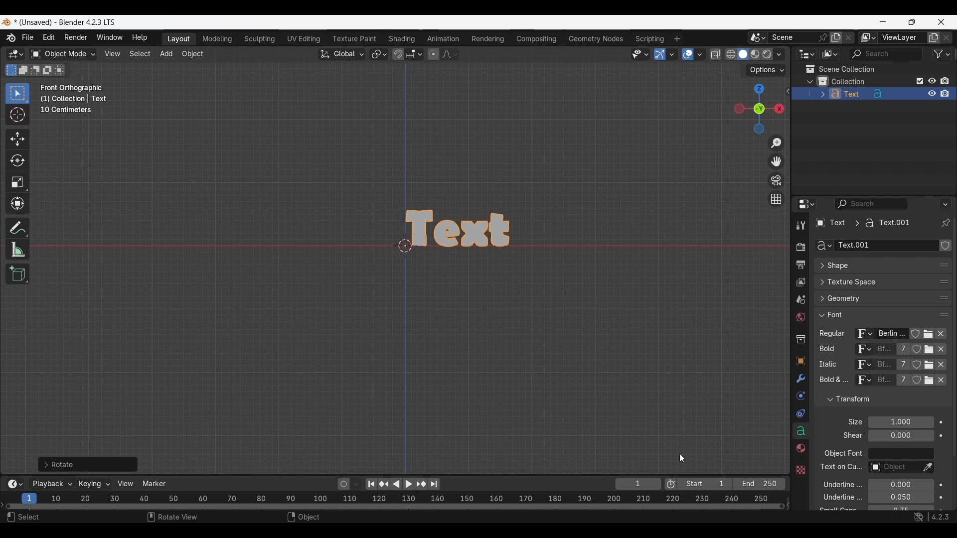 The height and width of the screenshot is (538, 957). I want to click on Jump to endpoint, so click(371, 484).